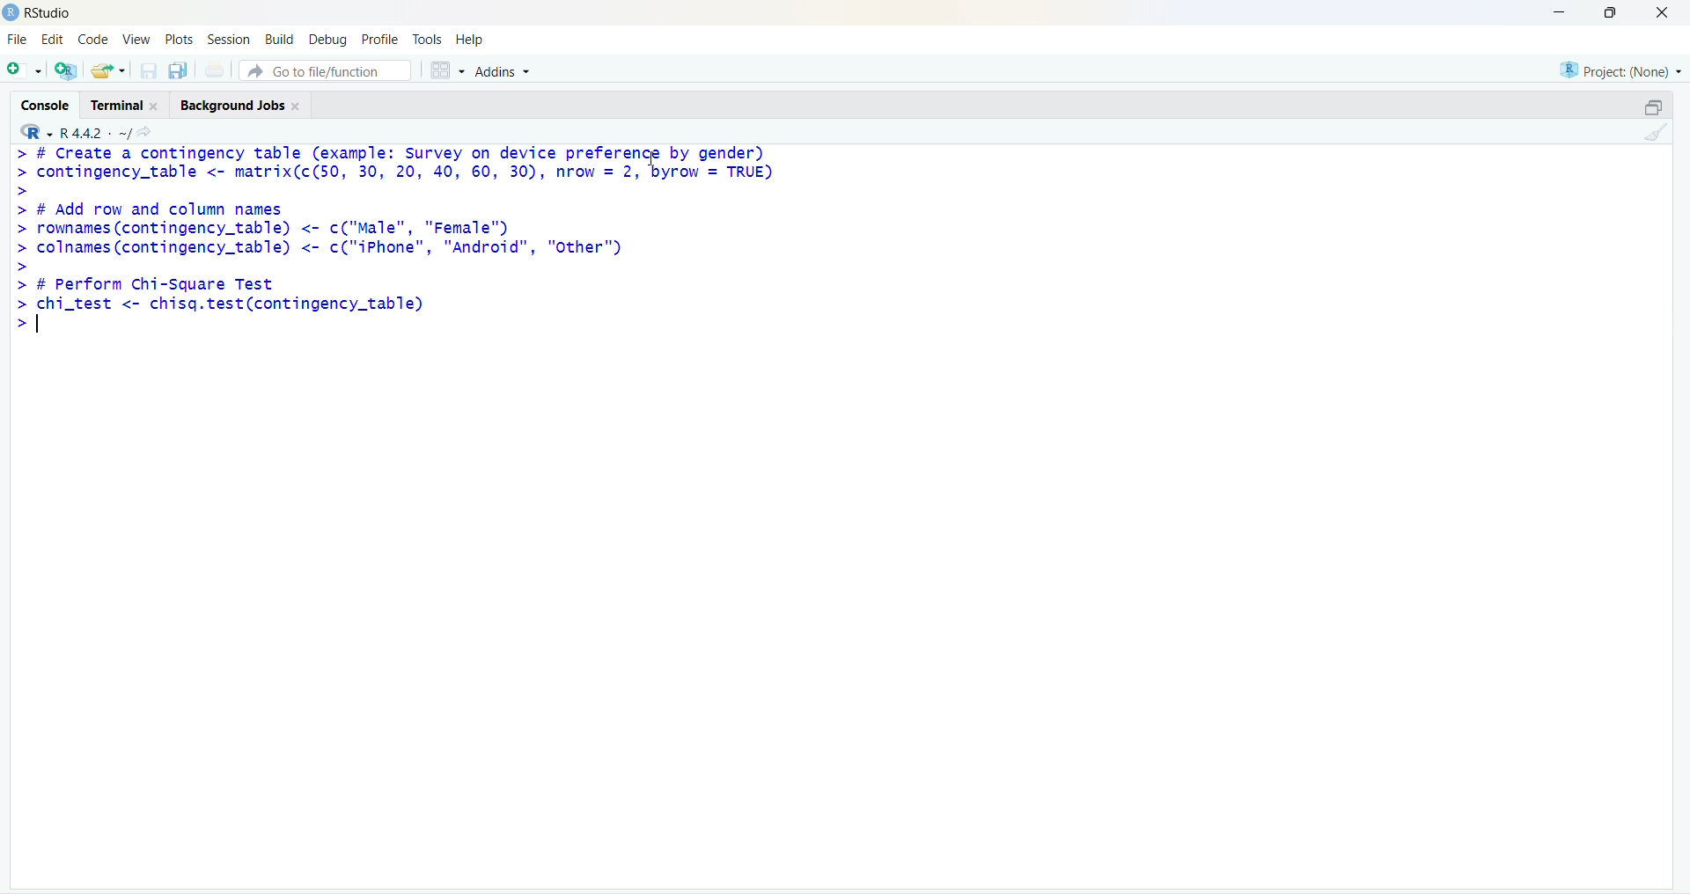 The width and height of the screenshot is (1690, 894). I want to click on project (none), so click(1620, 71).